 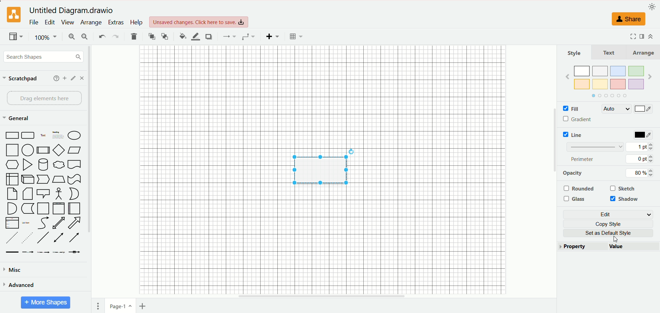 What do you see at coordinates (91, 172) in the screenshot?
I see `vertical scroll bar` at bounding box center [91, 172].